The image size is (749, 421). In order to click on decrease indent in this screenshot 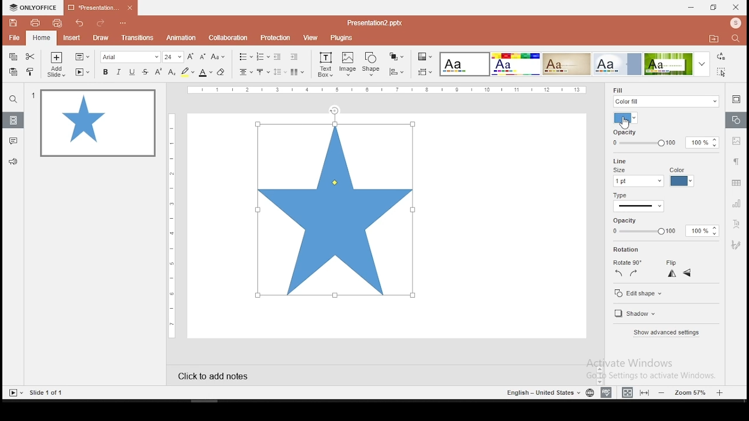, I will do `click(279, 56)`.